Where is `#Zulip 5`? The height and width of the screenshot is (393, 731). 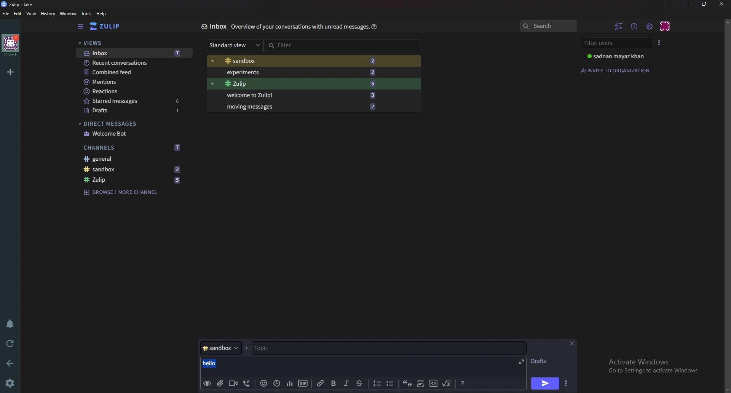
#Zulip 5 is located at coordinates (134, 179).